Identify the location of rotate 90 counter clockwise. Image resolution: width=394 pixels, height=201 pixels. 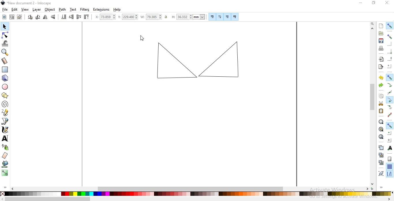
(30, 17).